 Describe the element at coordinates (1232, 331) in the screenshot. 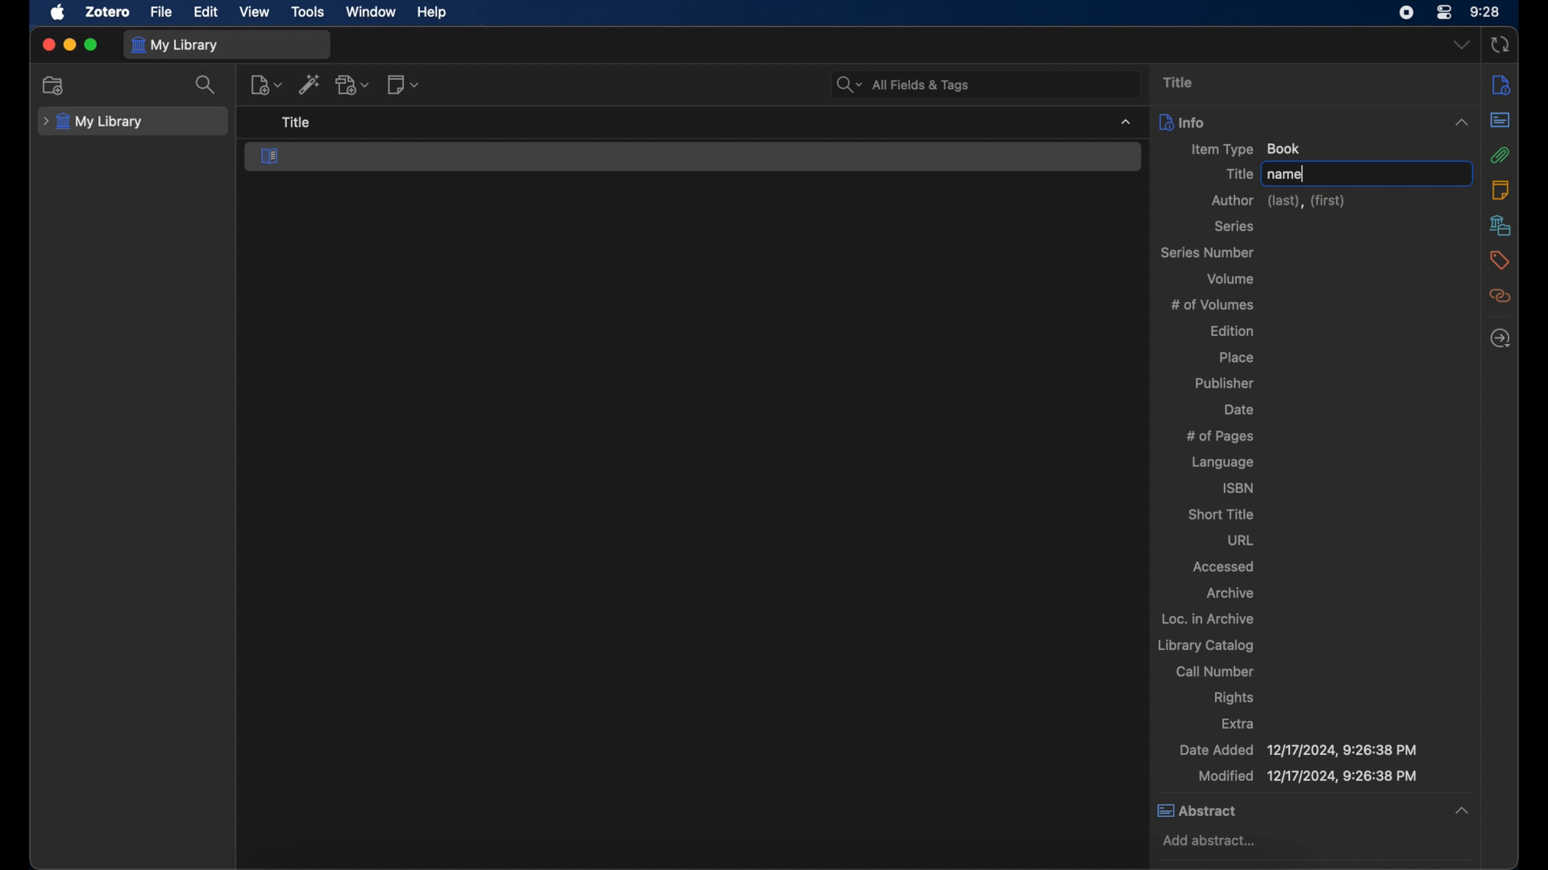

I see `edition` at that location.